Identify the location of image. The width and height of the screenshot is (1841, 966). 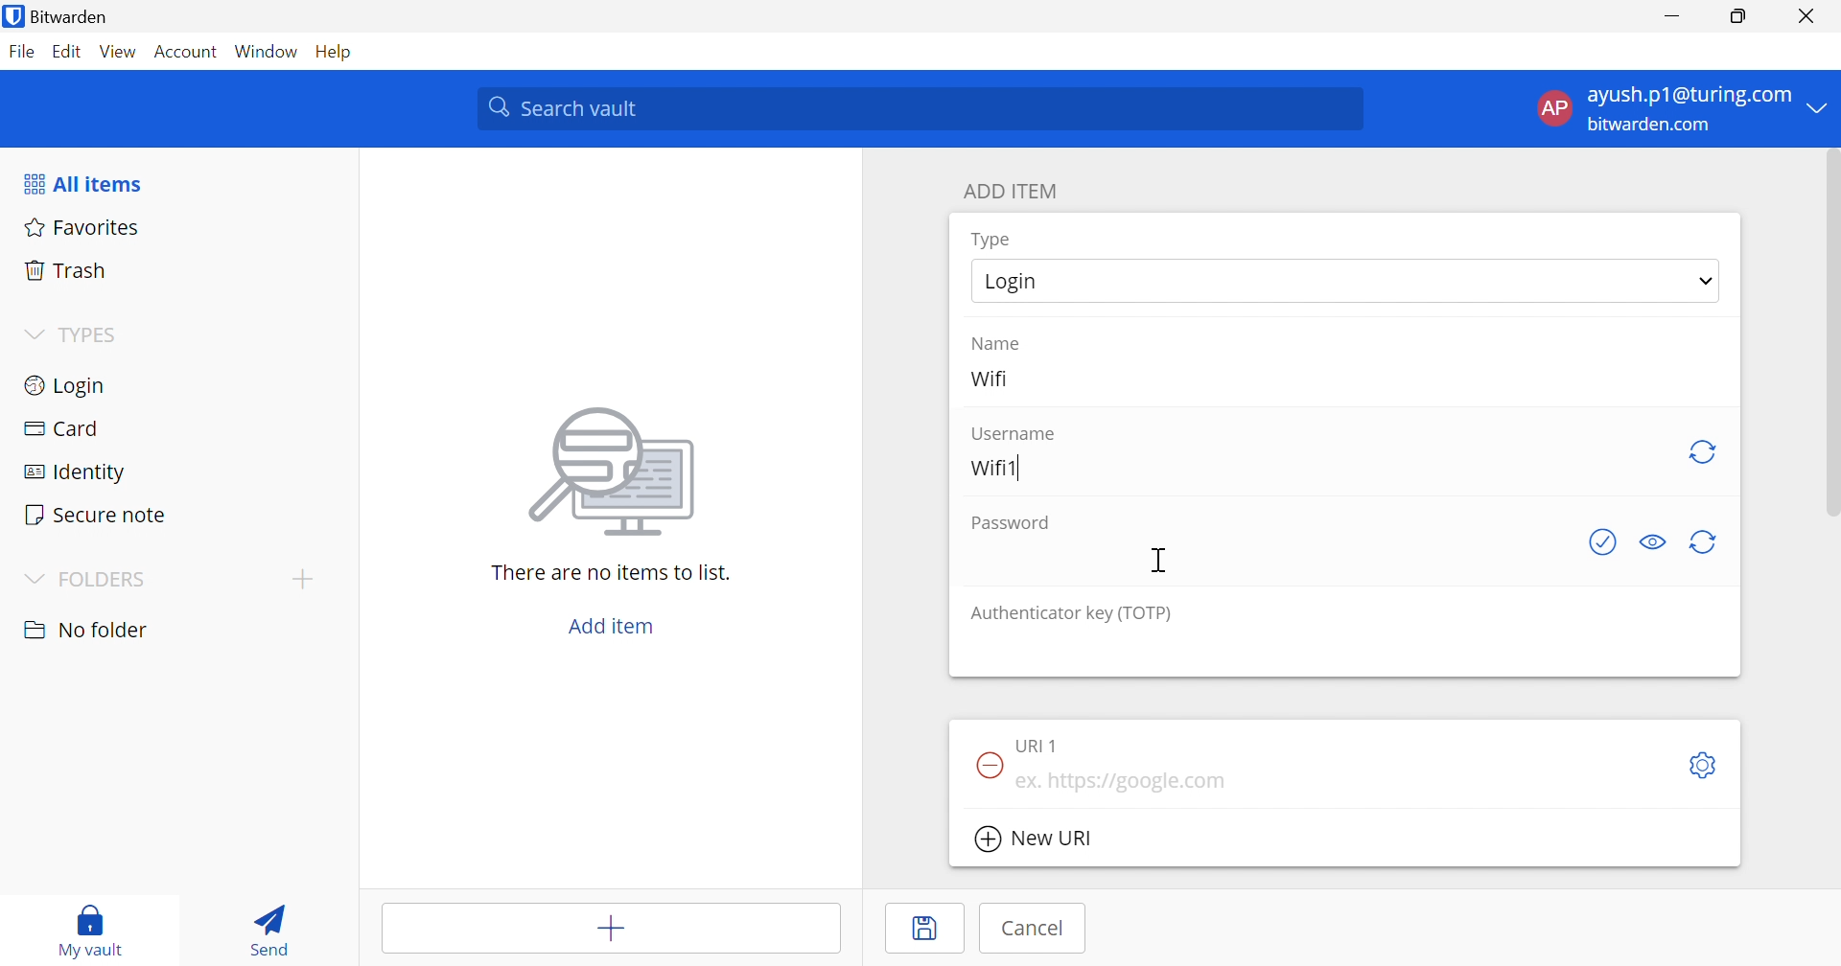
(618, 466).